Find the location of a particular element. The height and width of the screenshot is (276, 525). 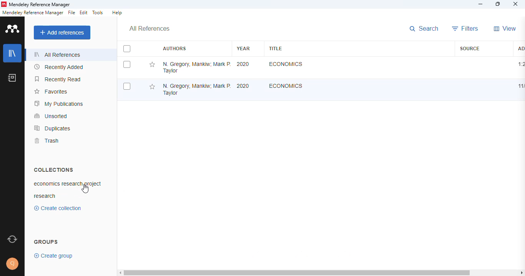

1:20 is located at coordinates (521, 64).